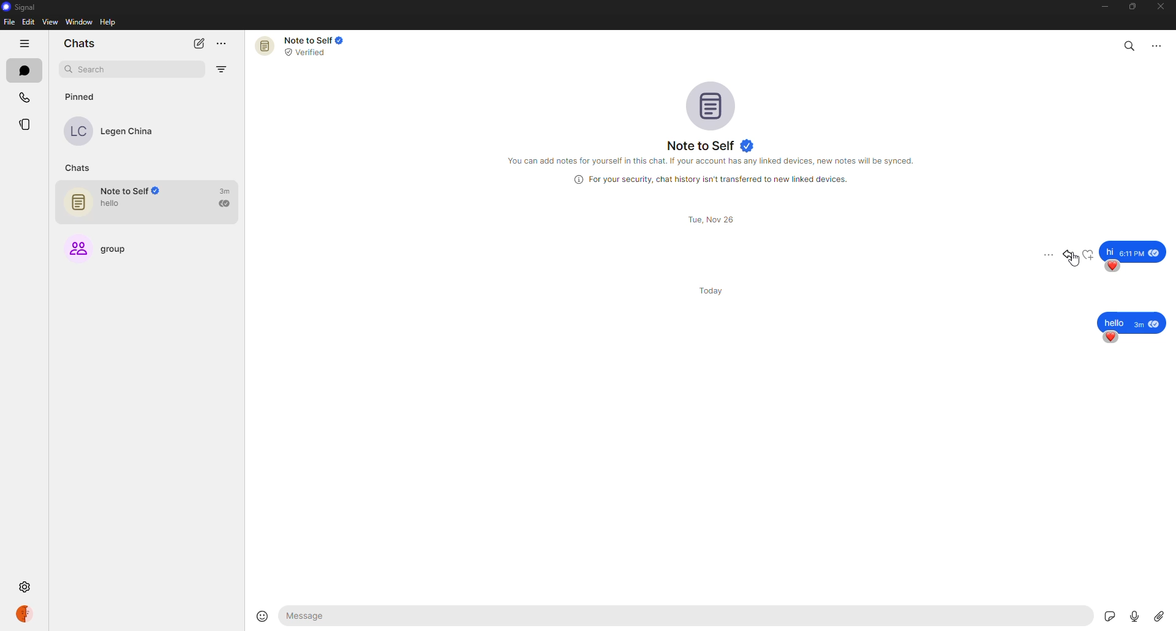  Describe the element at coordinates (711, 143) in the screenshot. I see `note to self` at that location.